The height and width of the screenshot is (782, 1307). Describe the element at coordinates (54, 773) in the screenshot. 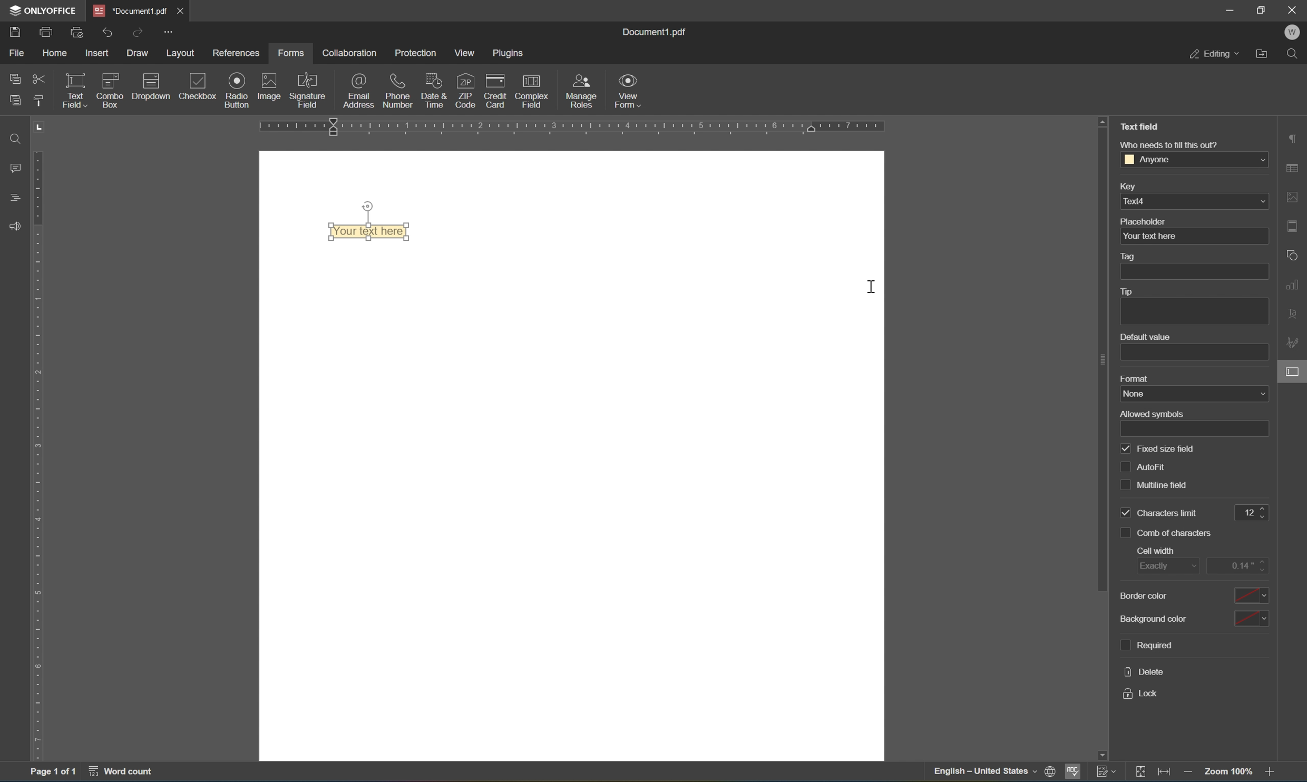

I see `Page 1 of 1` at that location.